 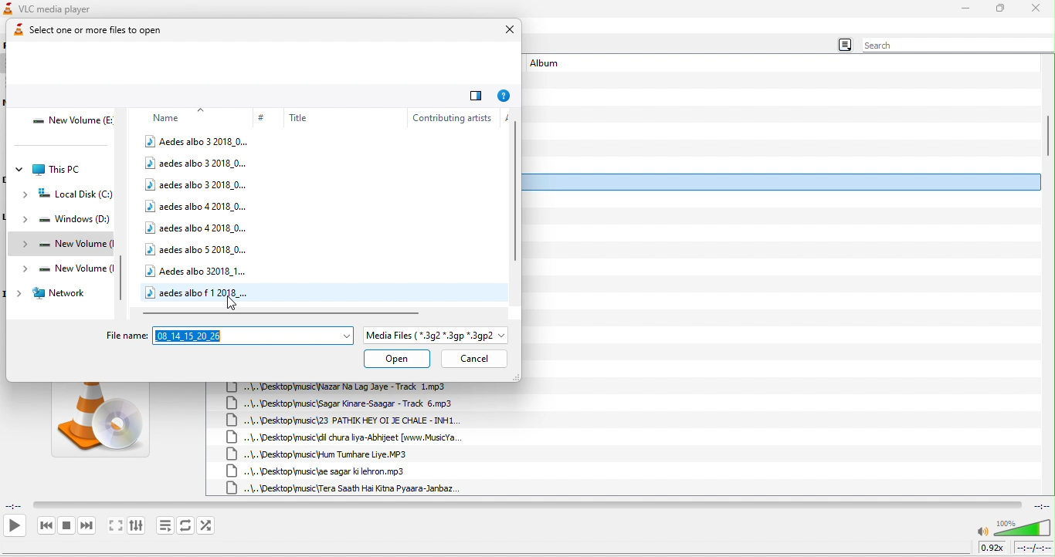 What do you see at coordinates (253, 335) in the screenshot?
I see `08 14.15 20 26 ` at bounding box center [253, 335].